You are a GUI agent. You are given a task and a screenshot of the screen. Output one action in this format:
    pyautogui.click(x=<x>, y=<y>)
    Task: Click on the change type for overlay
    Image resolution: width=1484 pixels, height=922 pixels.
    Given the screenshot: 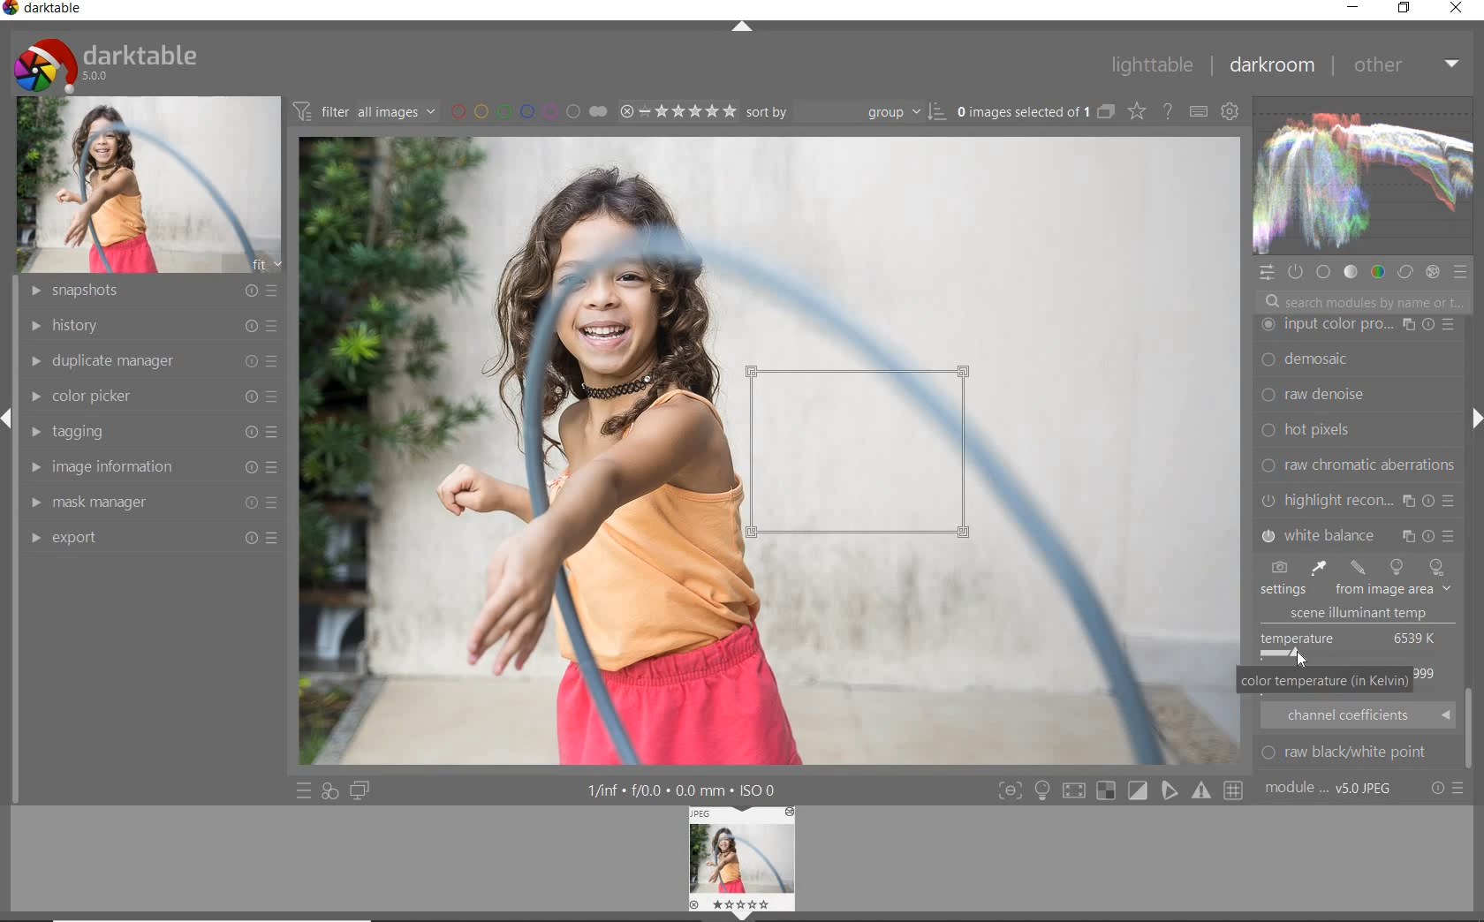 What is the action you would take?
    pyautogui.click(x=1138, y=111)
    